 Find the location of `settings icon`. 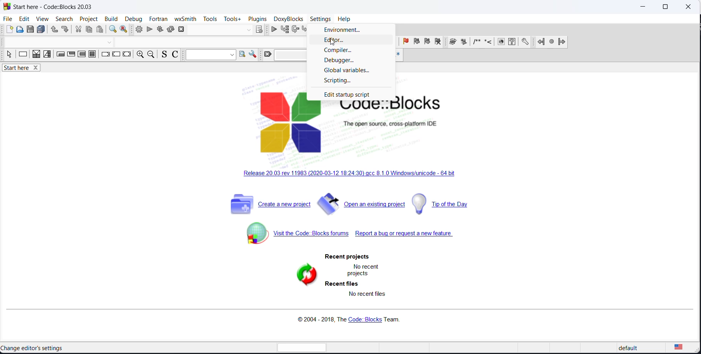

settings icon is located at coordinates (525, 42).